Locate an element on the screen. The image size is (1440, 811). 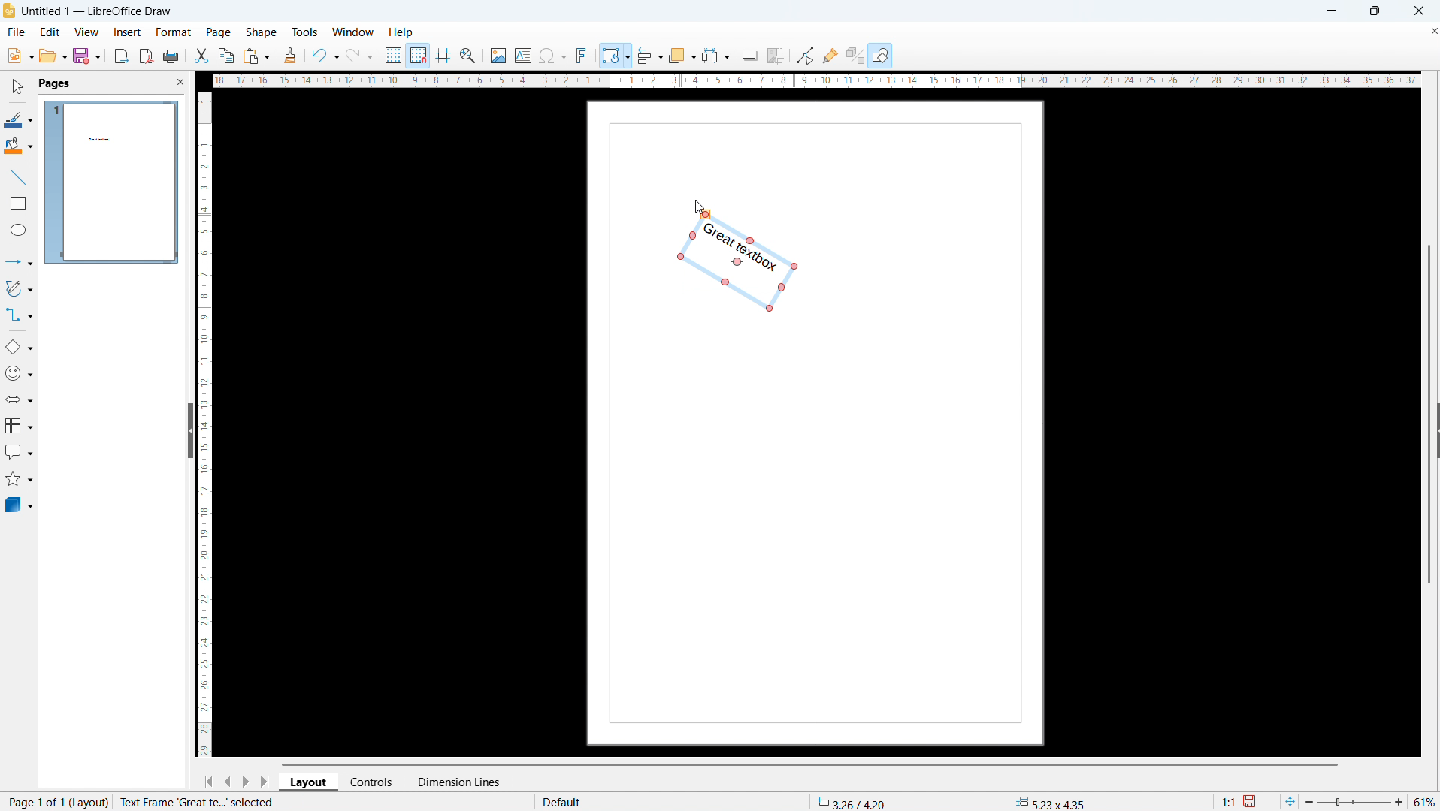
copy is located at coordinates (225, 55).